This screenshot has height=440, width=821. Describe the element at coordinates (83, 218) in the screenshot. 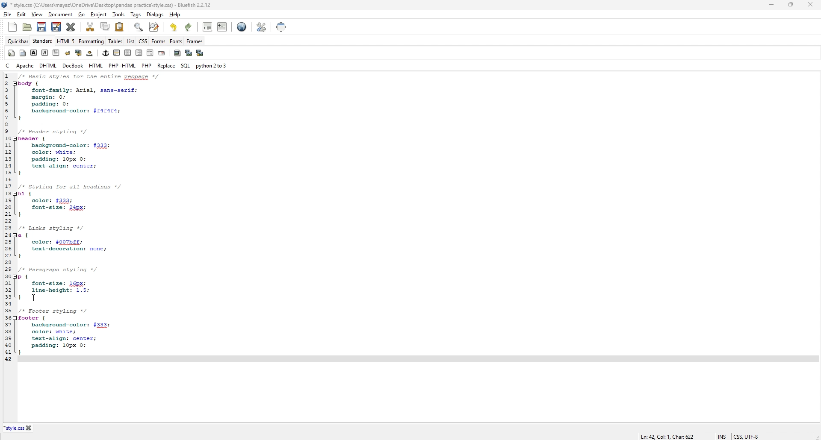

I see `1 /* Basic styles for entire webpage */ 2 body { 3 font-family: Arial, sans-serif; 4 margin: 0; 5 padding: 0; 6 background-color: $f4f4f4; 7} 8 9 /* Header styling */ 10 header { 11 background-color: #333; 12 color: white; 13 padding: 10px 0; 14 text-align: center; 15 } 16 17 /* Styling for all headings */ 18 h1 { 19 color: #333; 20 font-size: 24px; 21 } 22 23 /* Links styling */ 24 a { 25 color: #007bff; 26 text-decoration: none; 27 } 28 29 /* Paragraph styling */ 30 p { 31 font-size: 16px; 32 line-height: 1.5; 33 } 34 35 /* Footer styling */ 36 footer {37 background-color: #333; 38 color: white; 39 text-align: center; 40 padding: 10px 0; 41 } 42` at that location.